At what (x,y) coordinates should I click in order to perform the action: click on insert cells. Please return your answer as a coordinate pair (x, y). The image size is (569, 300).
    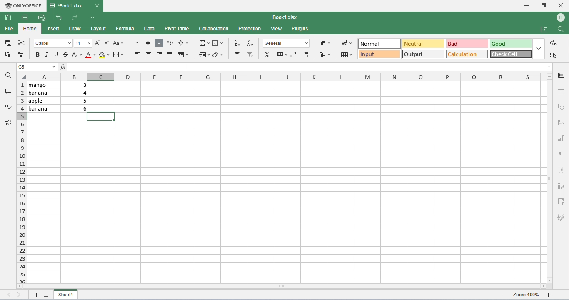
    Looking at the image, I should click on (324, 43).